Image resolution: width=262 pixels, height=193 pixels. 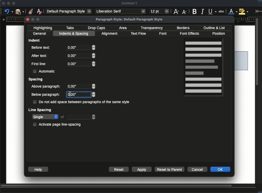 What do you see at coordinates (142, 169) in the screenshot?
I see `apply ` at bounding box center [142, 169].